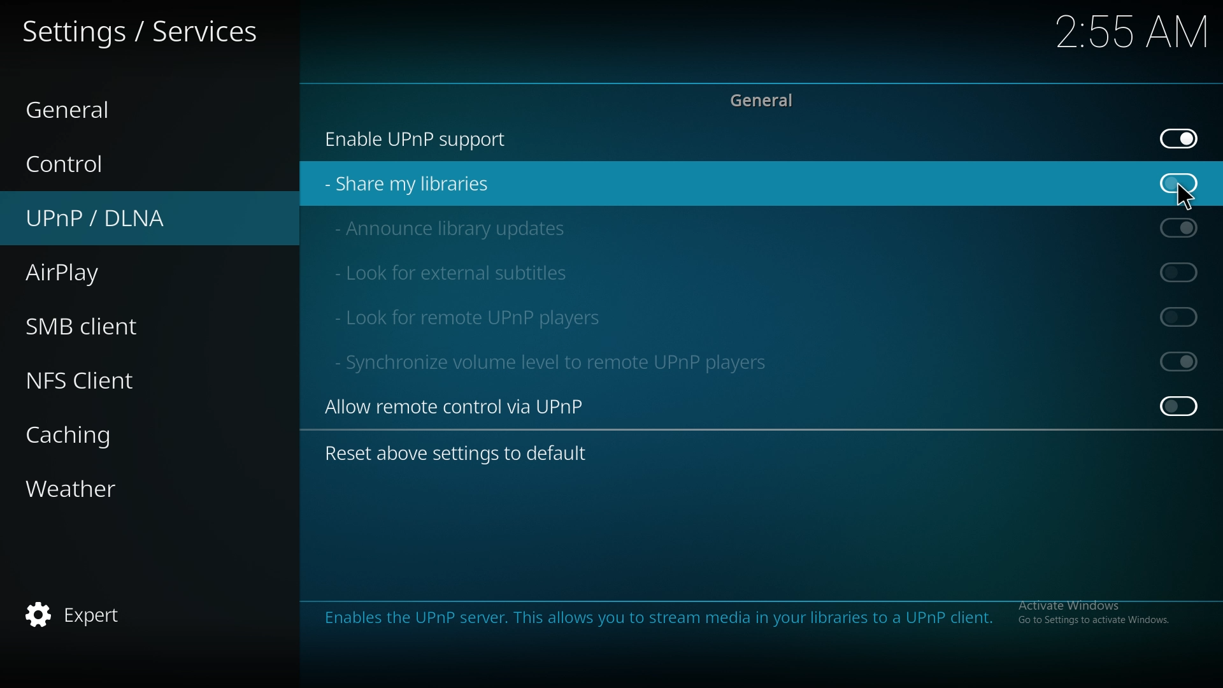  Describe the element at coordinates (471, 316) in the screenshot. I see `look for remote upnp players` at that location.